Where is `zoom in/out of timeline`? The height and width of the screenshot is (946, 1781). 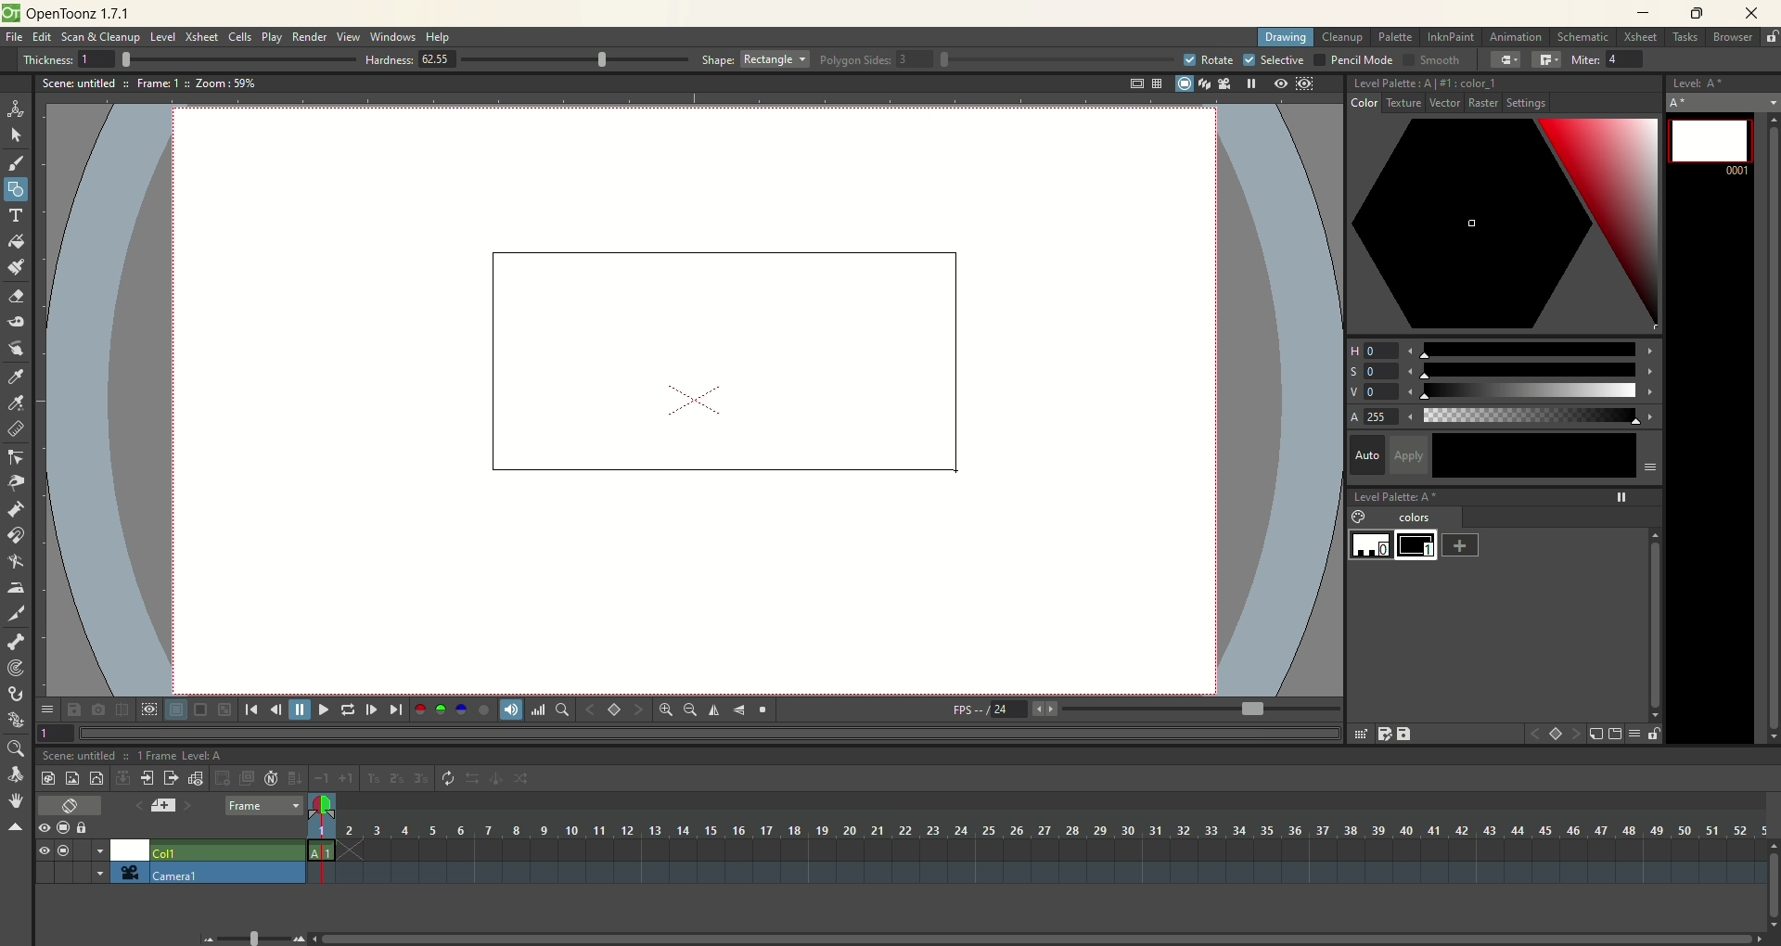 zoom in/out of timeline is located at coordinates (253, 937).